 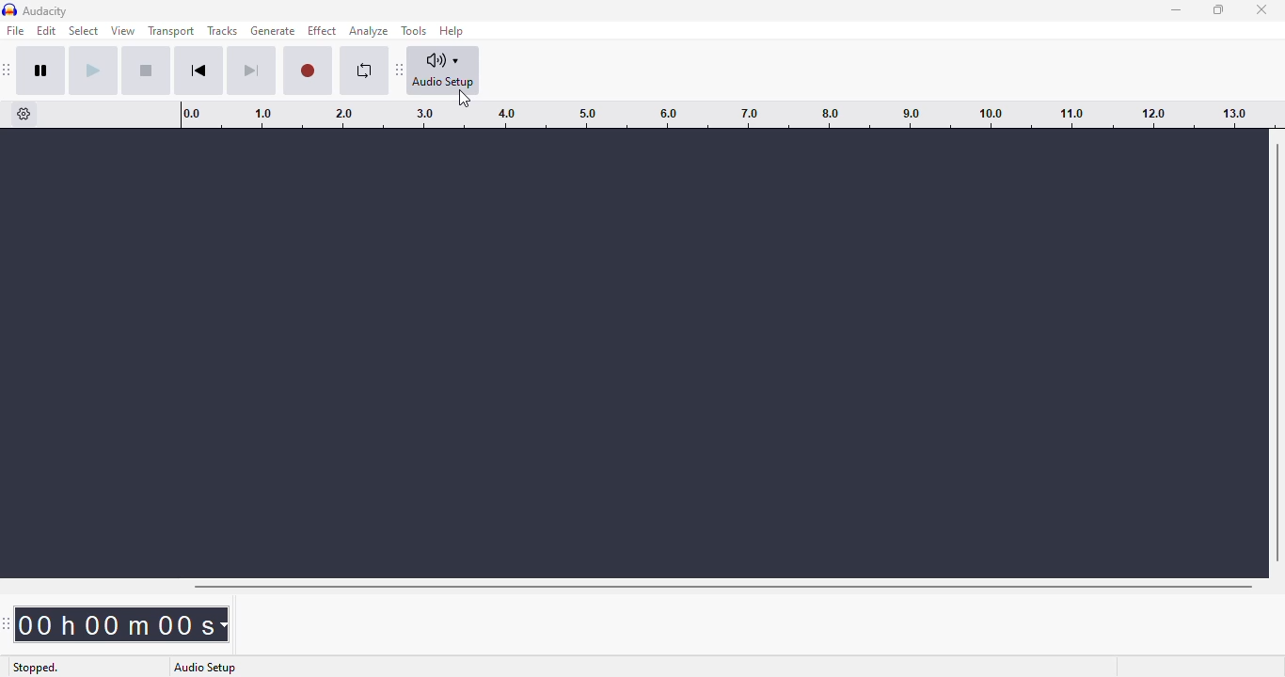 What do you see at coordinates (16, 30) in the screenshot?
I see `file` at bounding box center [16, 30].